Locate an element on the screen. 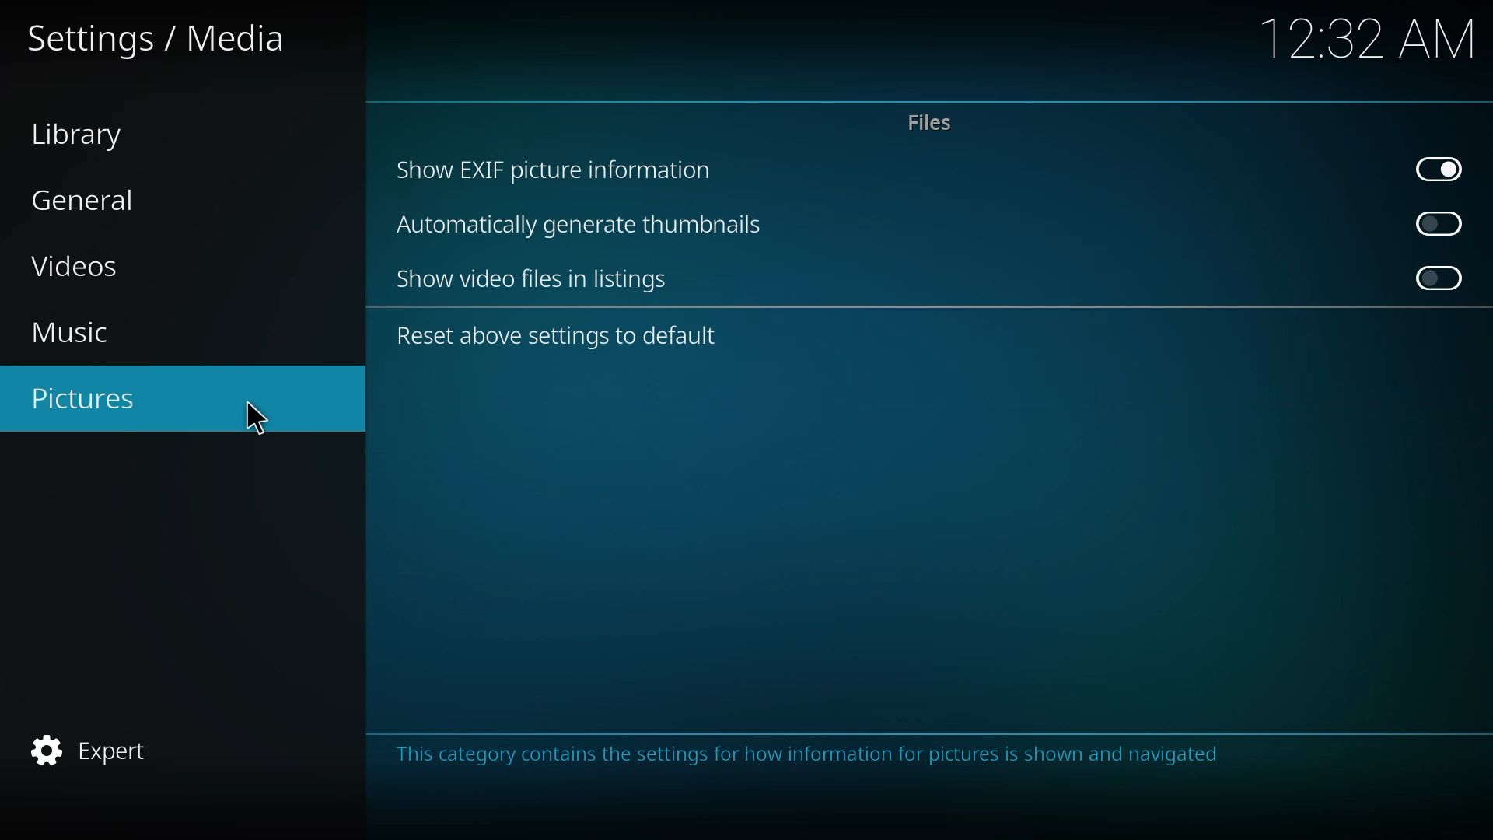 Image resolution: width=1493 pixels, height=840 pixels. reset above settings to default is located at coordinates (556, 338).